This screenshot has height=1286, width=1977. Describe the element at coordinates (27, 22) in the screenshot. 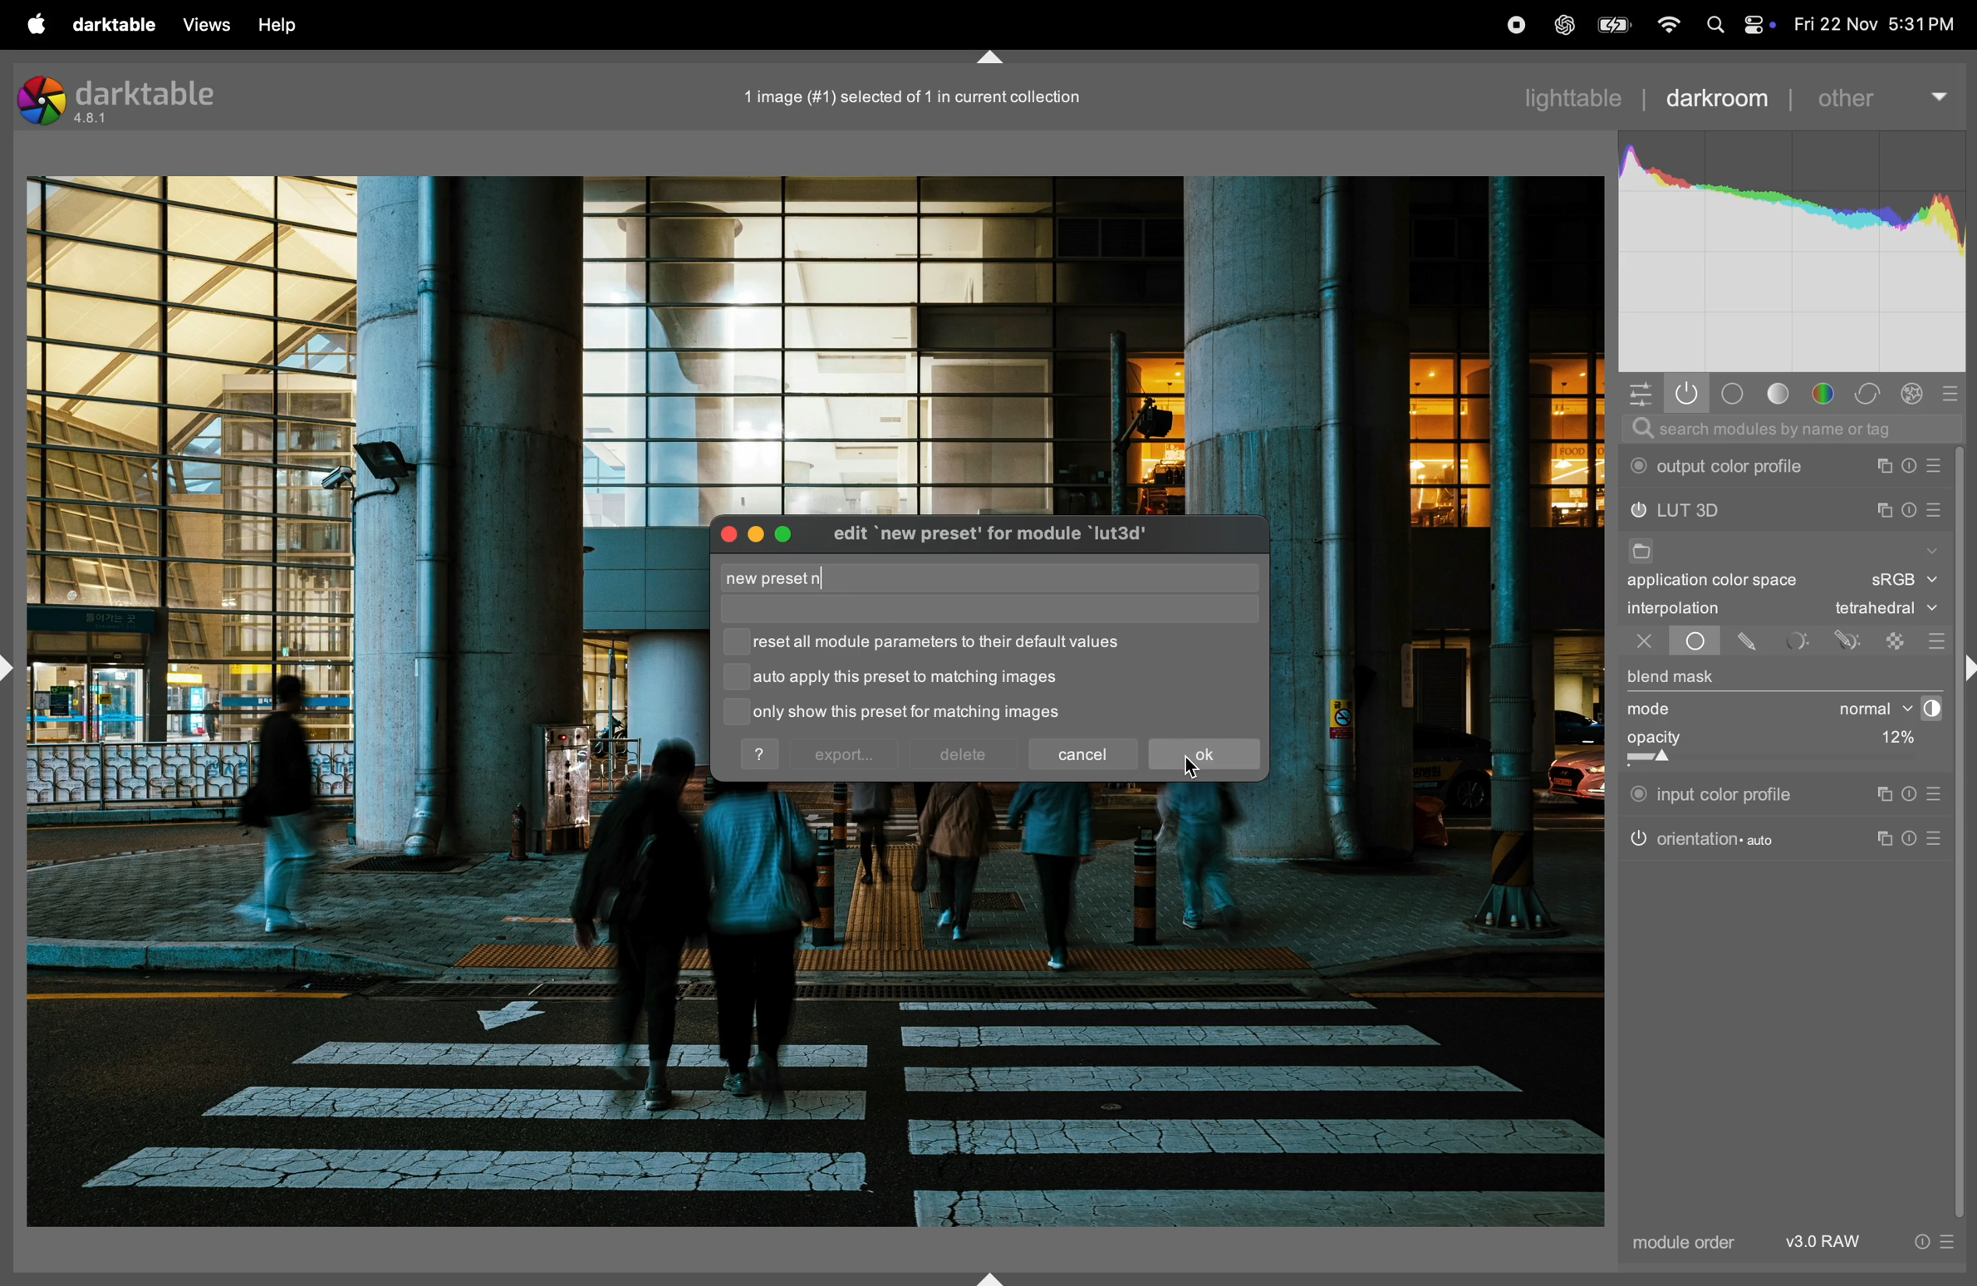

I see `apple menu` at that location.